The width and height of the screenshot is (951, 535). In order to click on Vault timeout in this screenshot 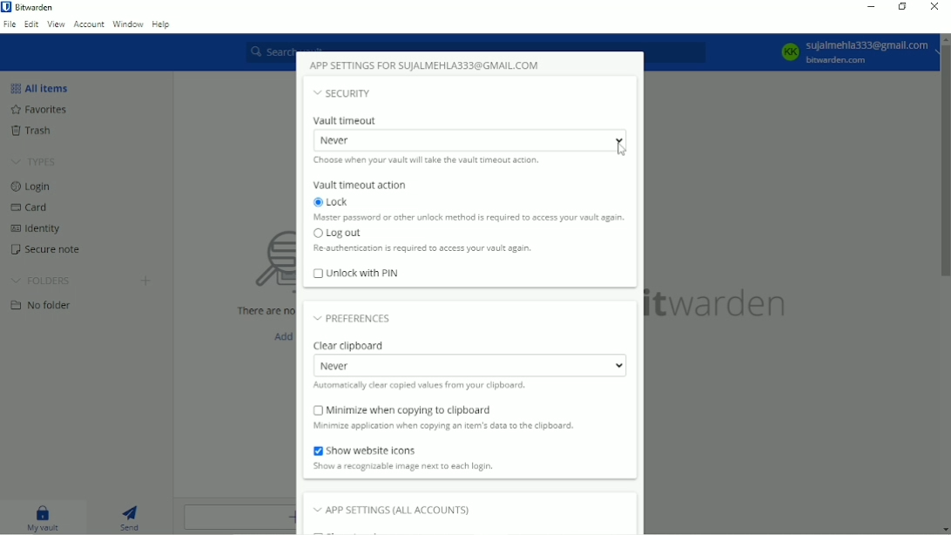, I will do `click(347, 120)`.